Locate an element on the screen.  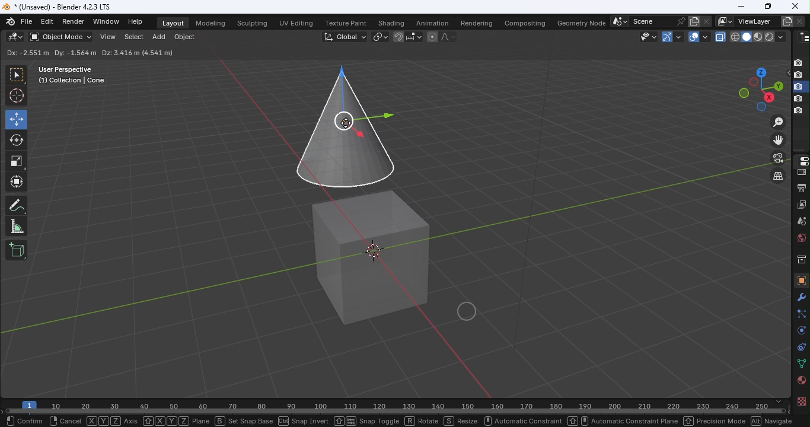
Roatate is located at coordinates (17, 139).